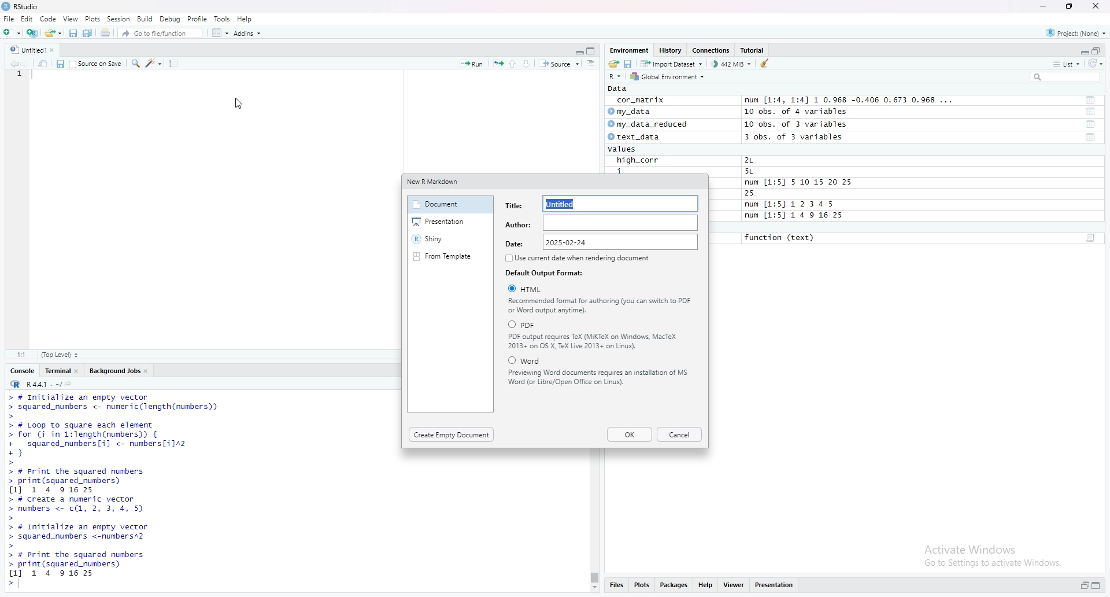 This screenshot has width=1110, height=597. I want to click on values, so click(630, 149).